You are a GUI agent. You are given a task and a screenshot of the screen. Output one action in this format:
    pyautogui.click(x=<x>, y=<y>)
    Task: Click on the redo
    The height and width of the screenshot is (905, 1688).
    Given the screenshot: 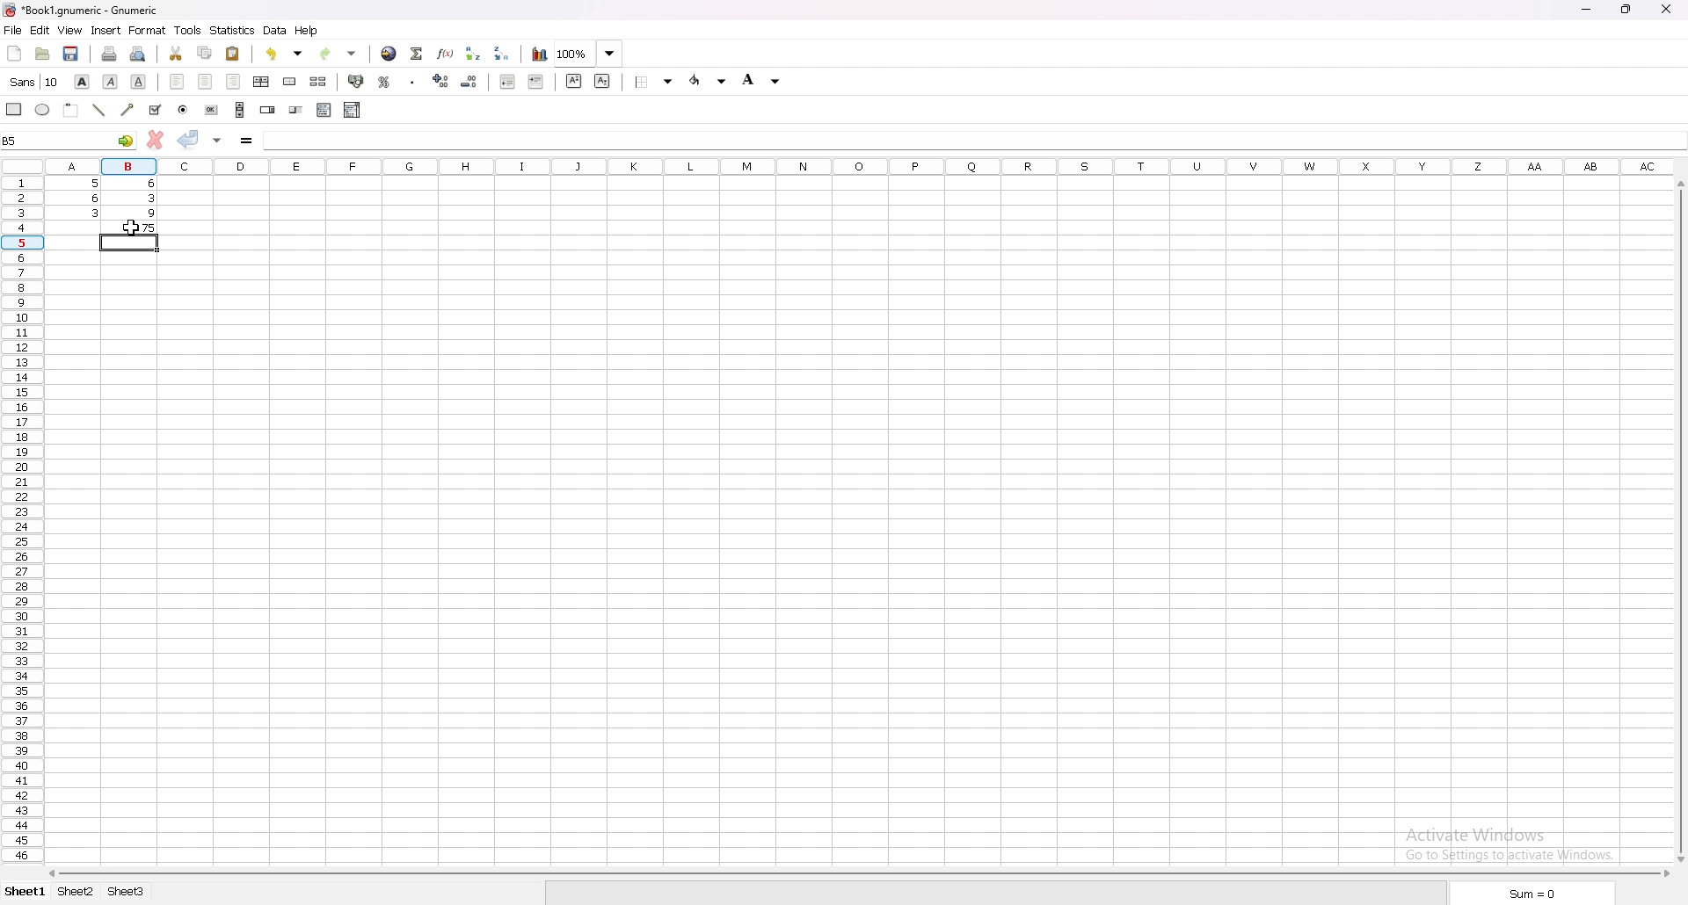 What is the action you would take?
    pyautogui.click(x=341, y=53)
    